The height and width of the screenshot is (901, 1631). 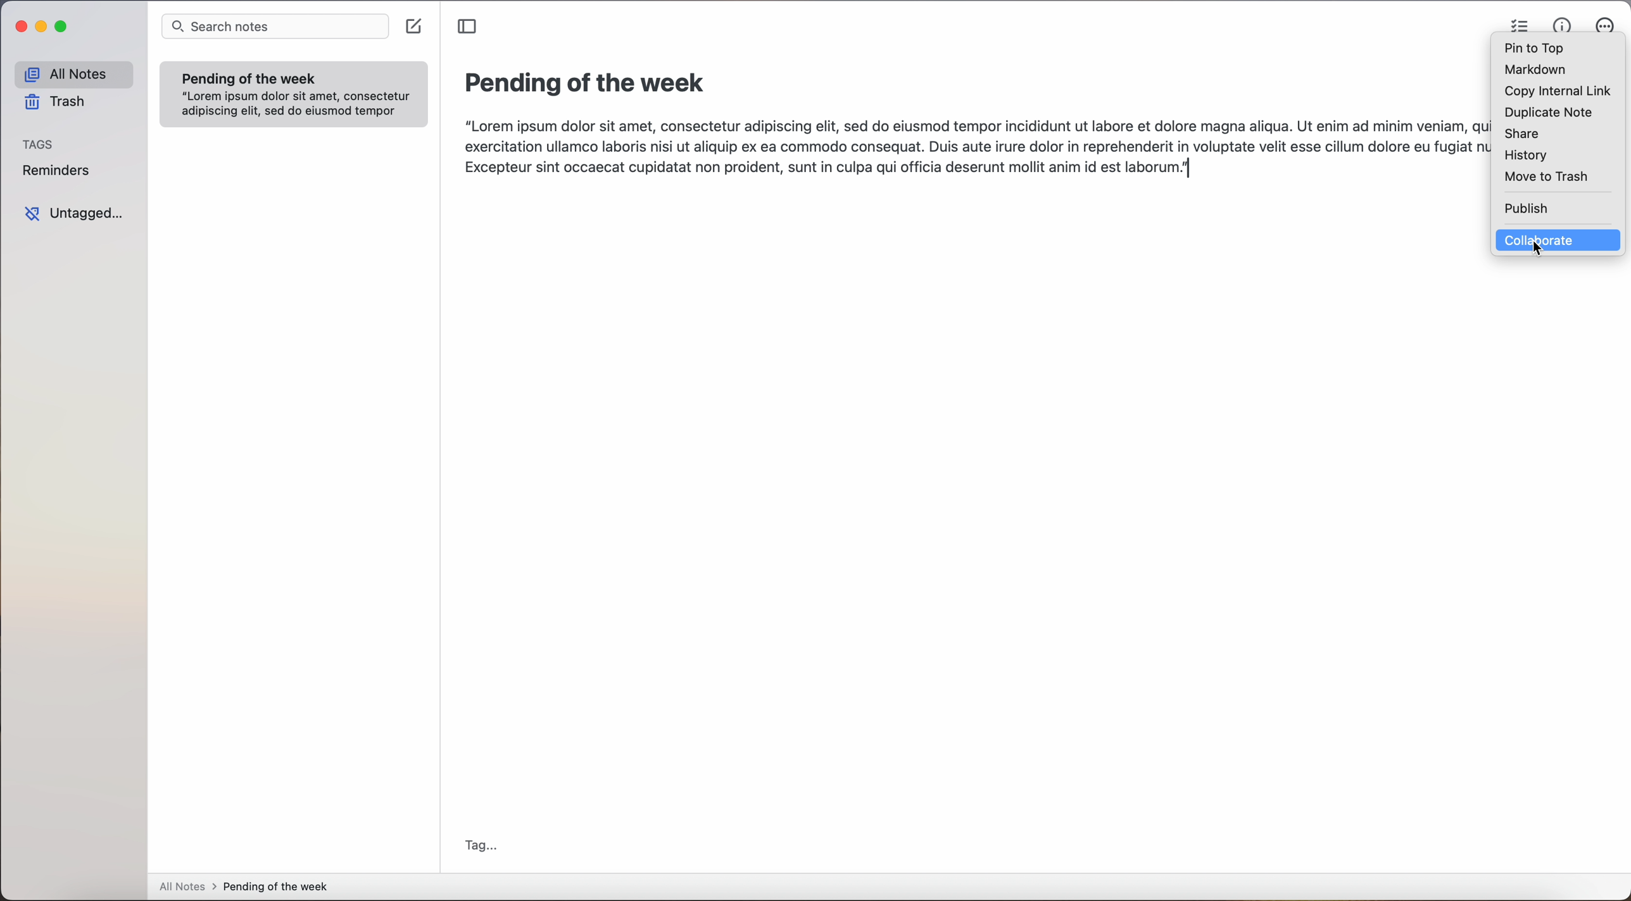 I want to click on all notes > pending of the week, so click(x=249, y=888).